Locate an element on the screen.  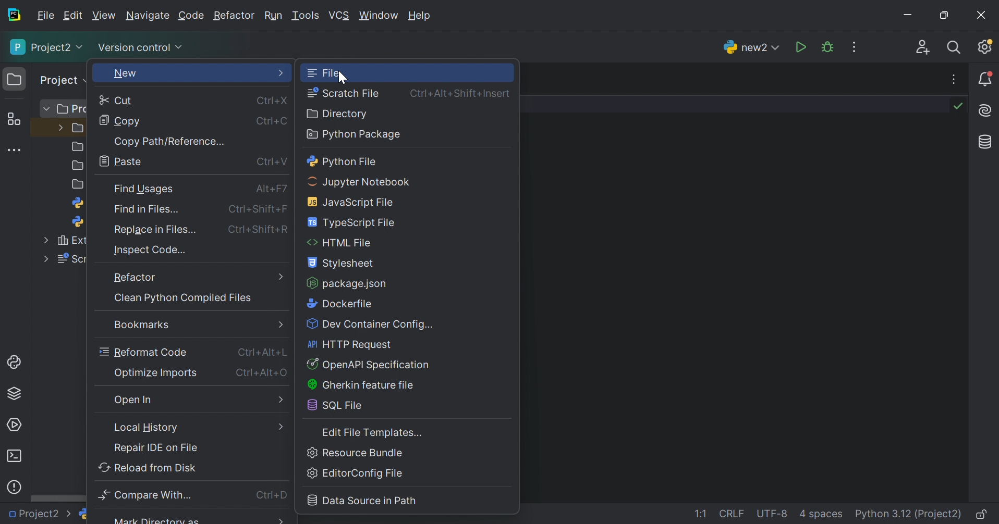
Optimize imports is located at coordinates (156, 373).